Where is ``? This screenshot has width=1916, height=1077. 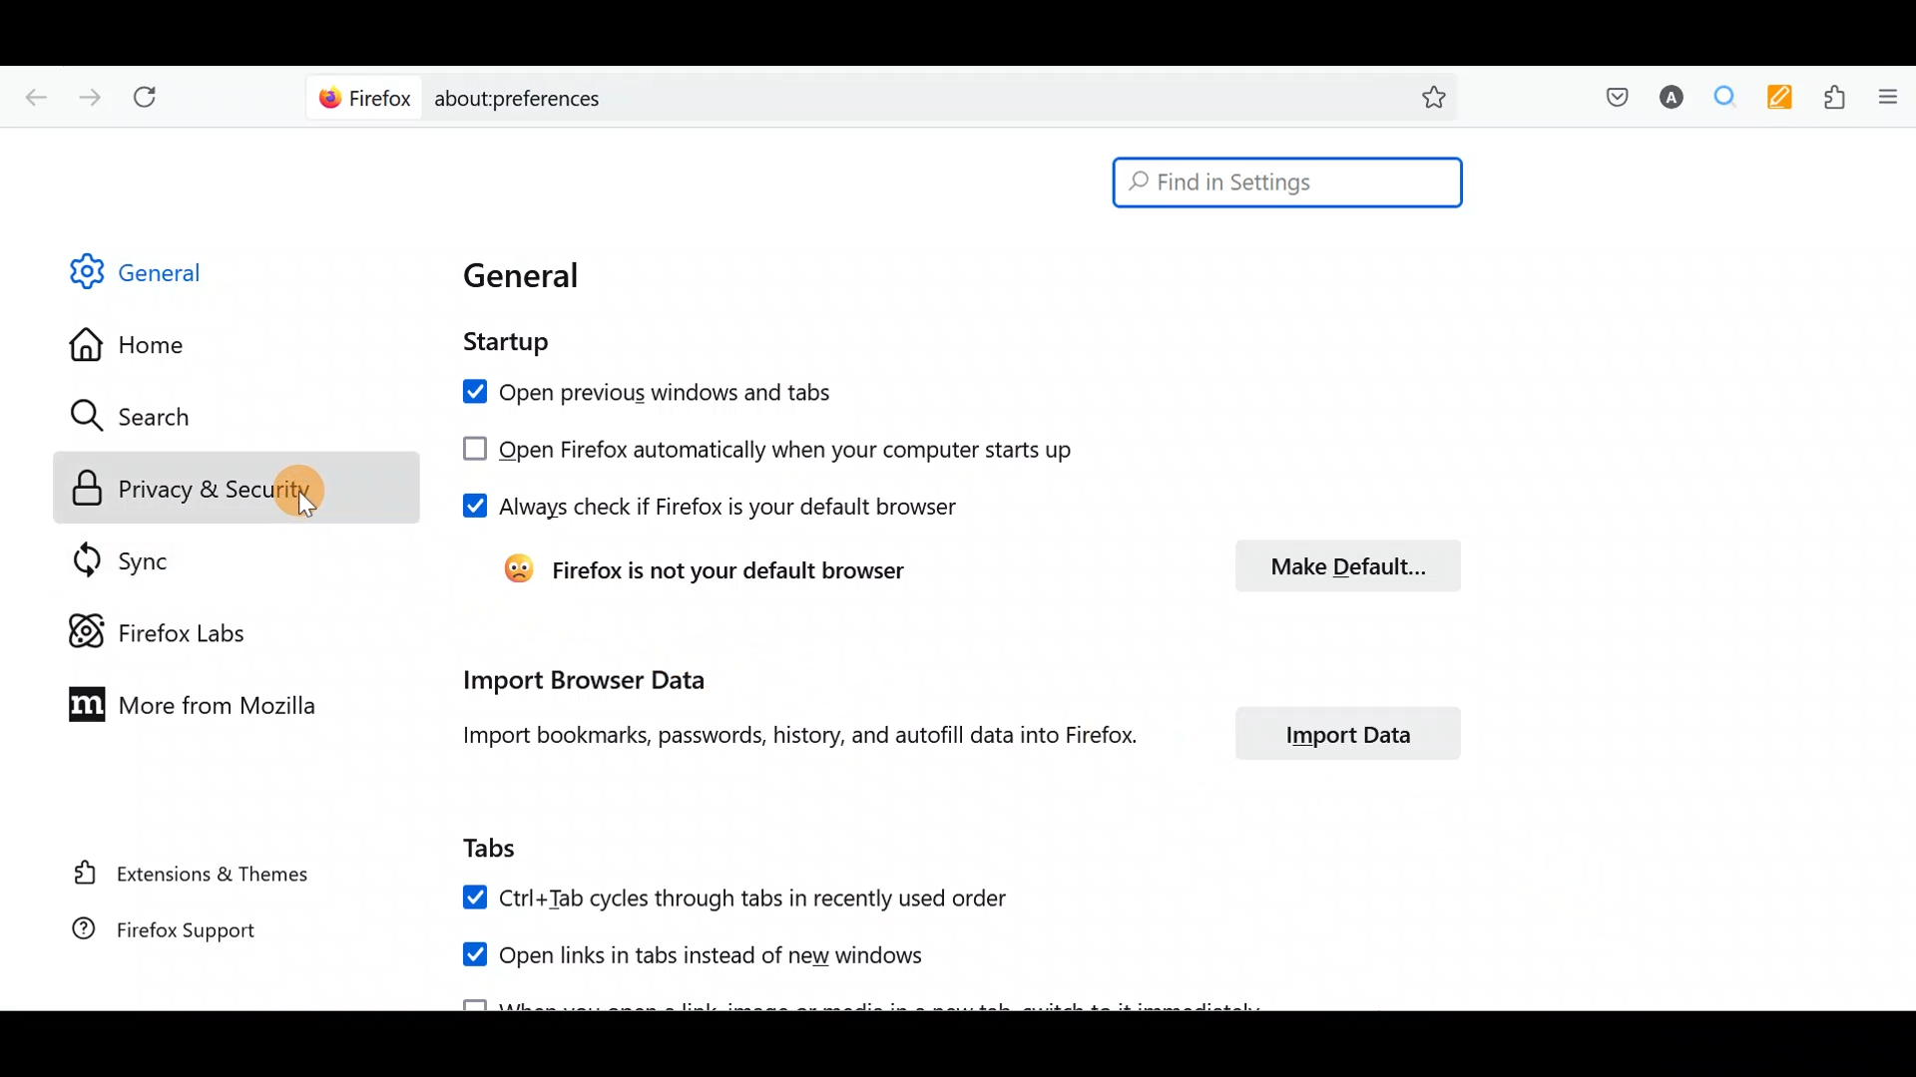
 is located at coordinates (723, 507).